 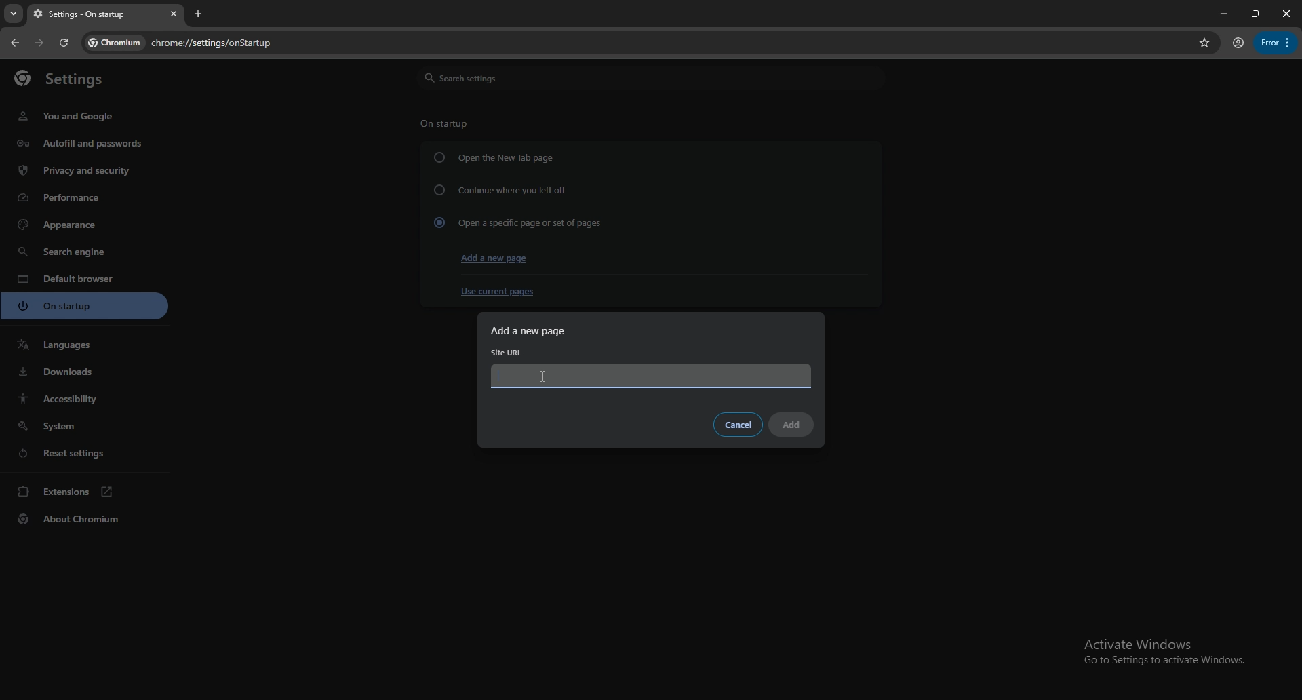 I want to click on reset settings, so click(x=85, y=452).